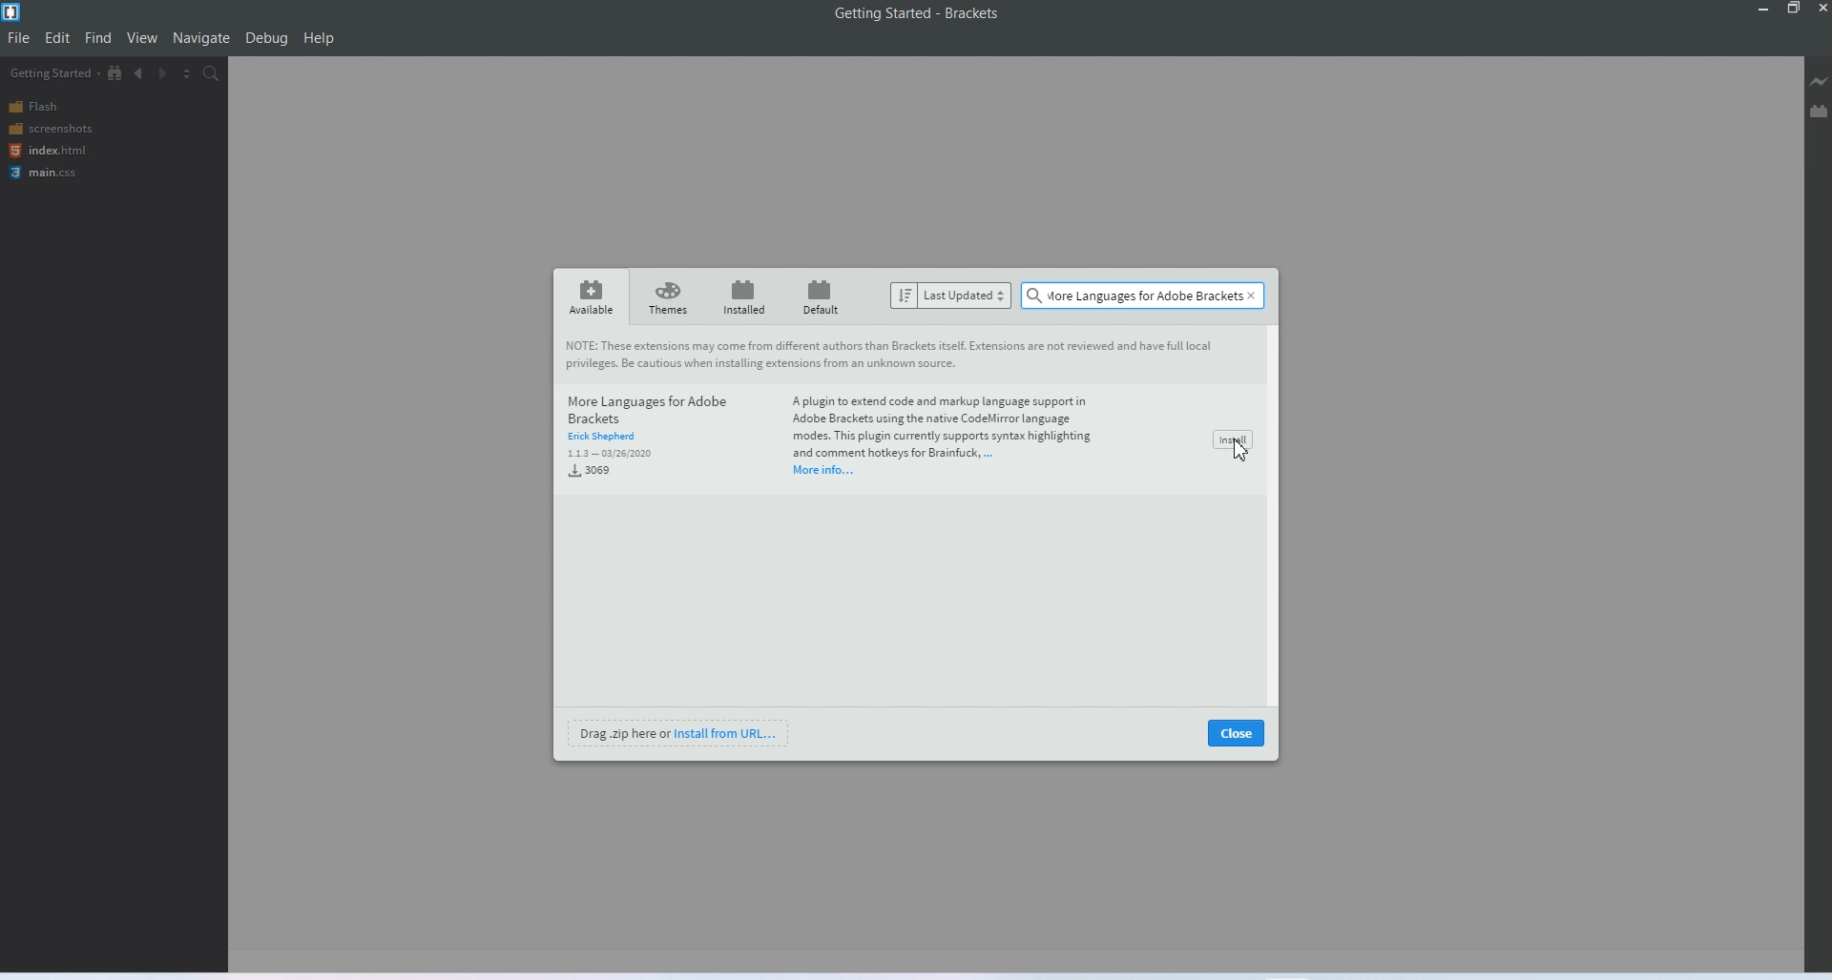  Describe the element at coordinates (141, 38) in the screenshot. I see `View` at that location.